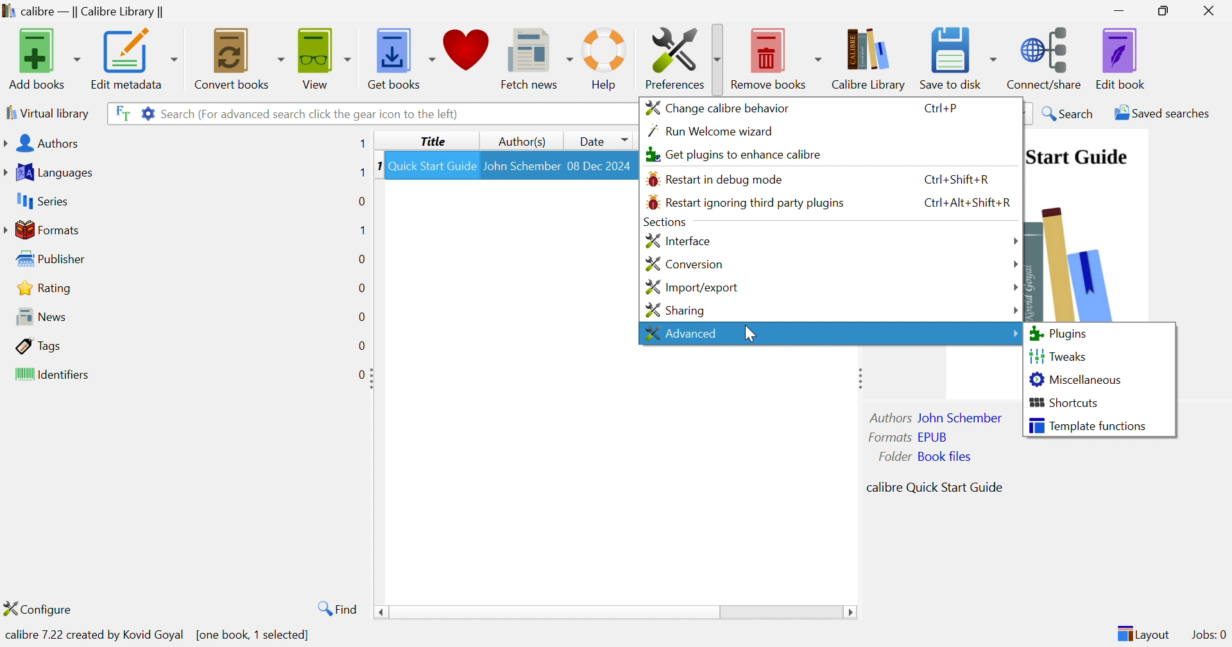 The image size is (1232, 647). What do you see at coordinates (747, 331) in the screenshot?
I see `Cursor` at bounding box center [747, 331].